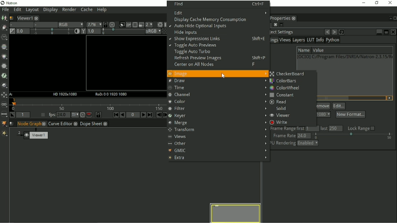 The width and height of the screenshot is (397, 223). What do you see at coordinates (391, 3) in the screenshot?
I see `Close` at bounding box center [391, 3].